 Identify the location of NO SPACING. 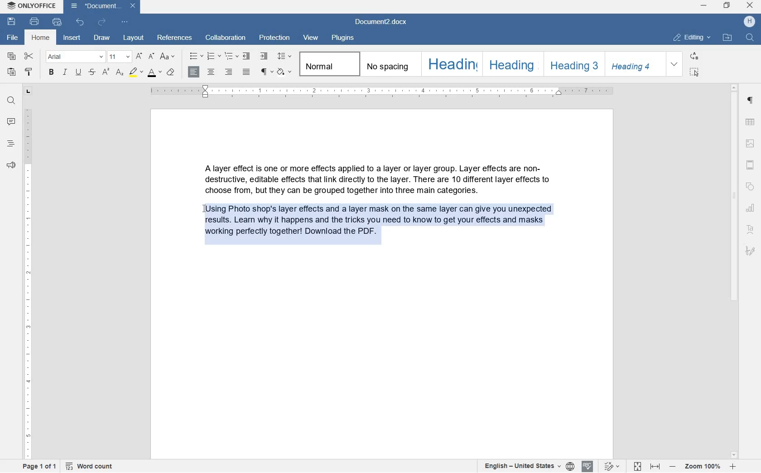
(387, 65).